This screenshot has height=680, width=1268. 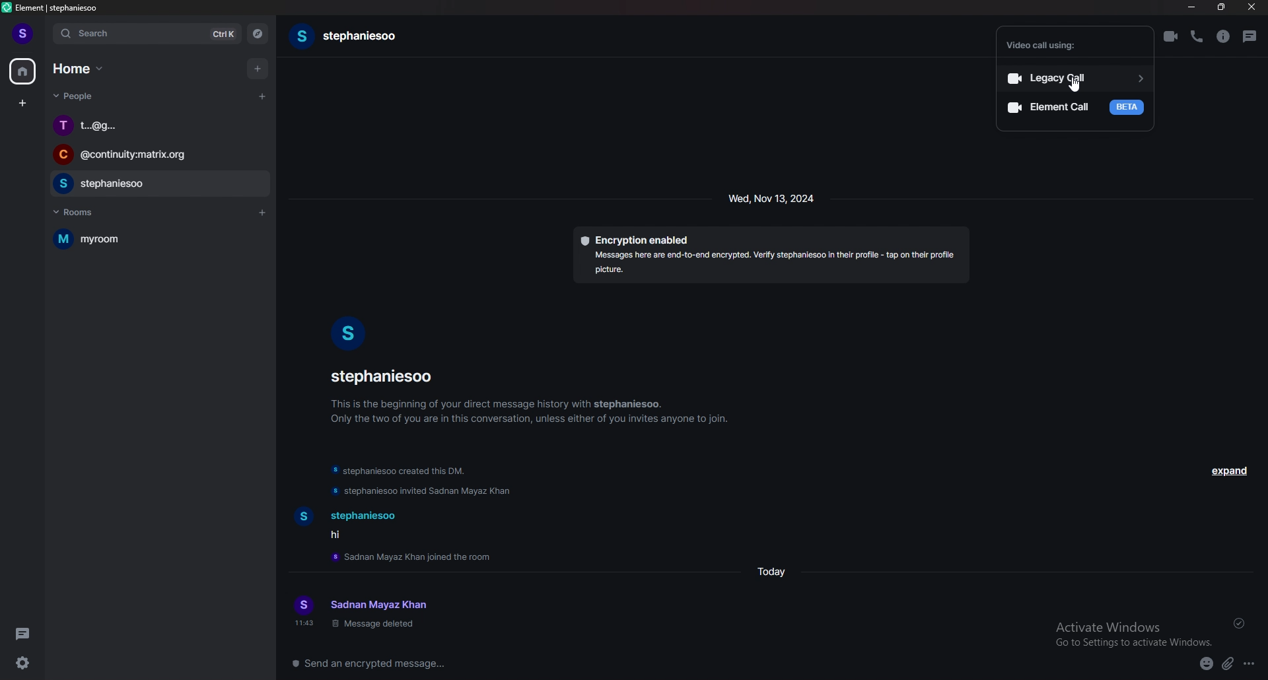 What do you see at coordinates (771, 255) in the screenshot?
I see `encryption details` at bounding box center [771, 255].